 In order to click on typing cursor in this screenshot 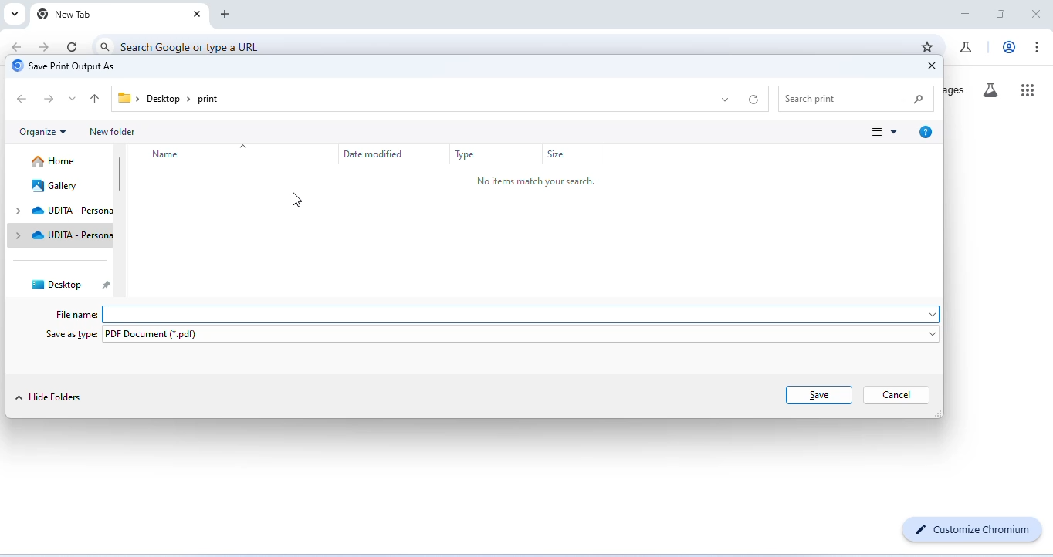, I will do `click(110, 314)`.